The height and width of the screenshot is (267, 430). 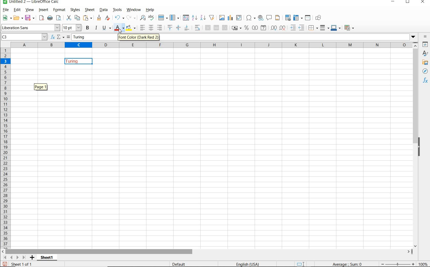 I want to click on MERGE CELLS, so click(x=217, y=28).